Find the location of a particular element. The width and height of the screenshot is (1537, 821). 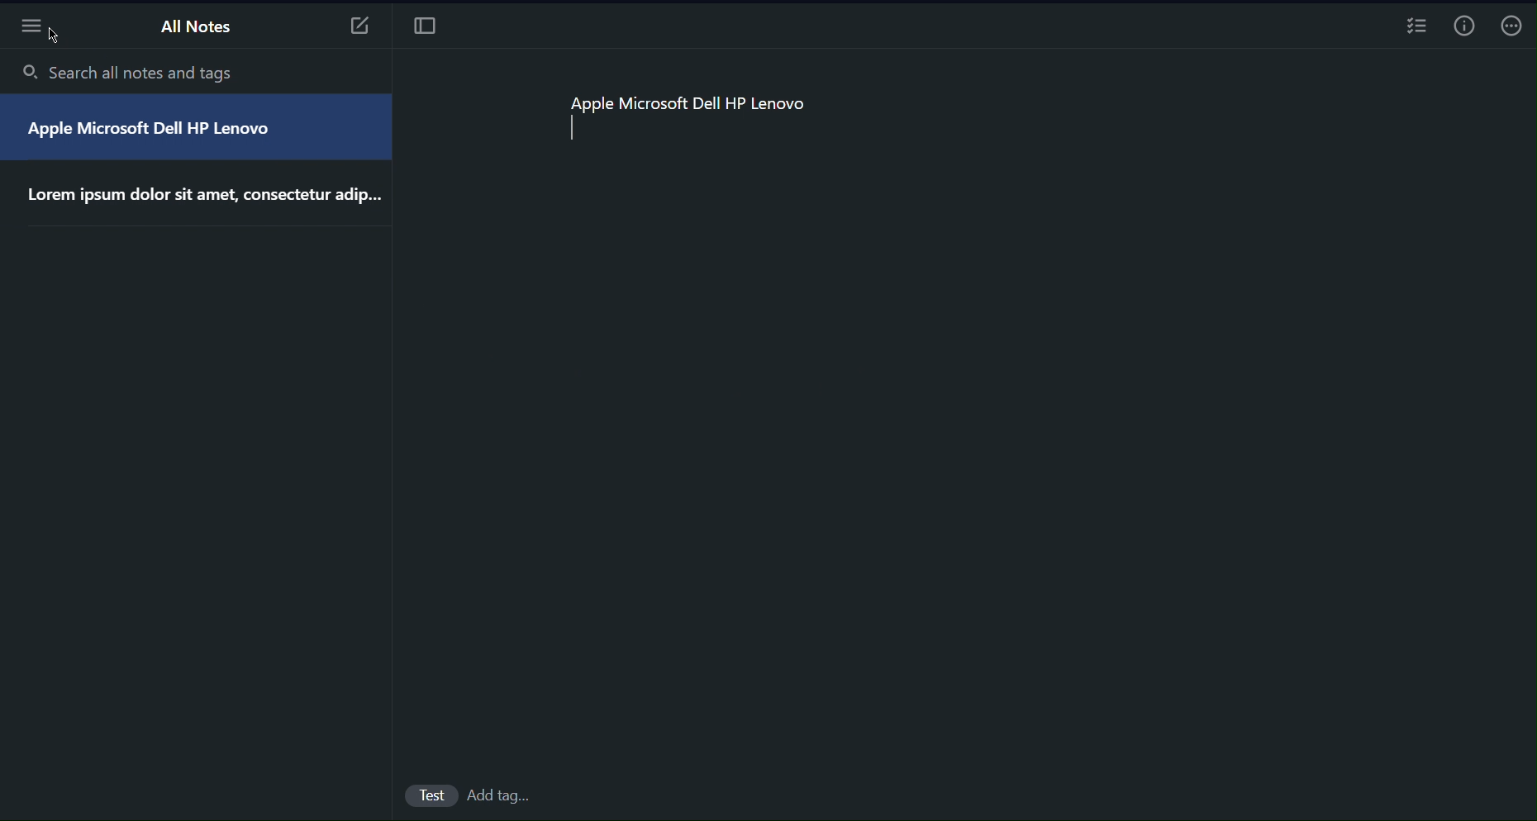

add Tags is located at coordinates (493, 795).